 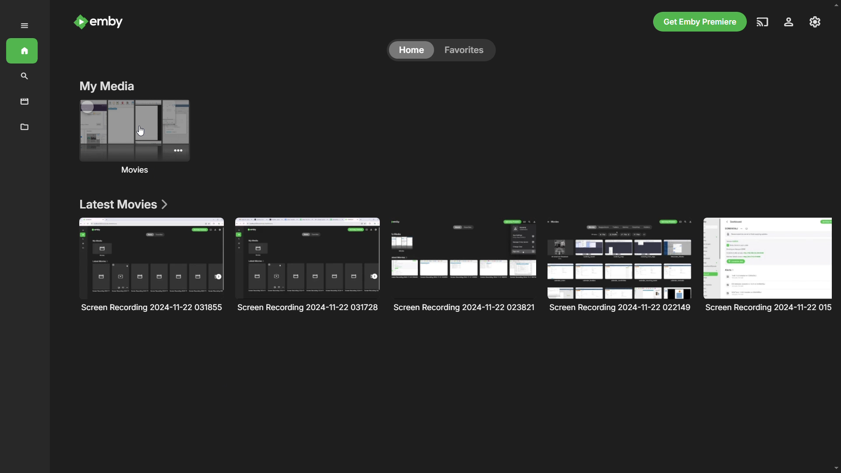 I want to click on , so click(x=307, y=265).